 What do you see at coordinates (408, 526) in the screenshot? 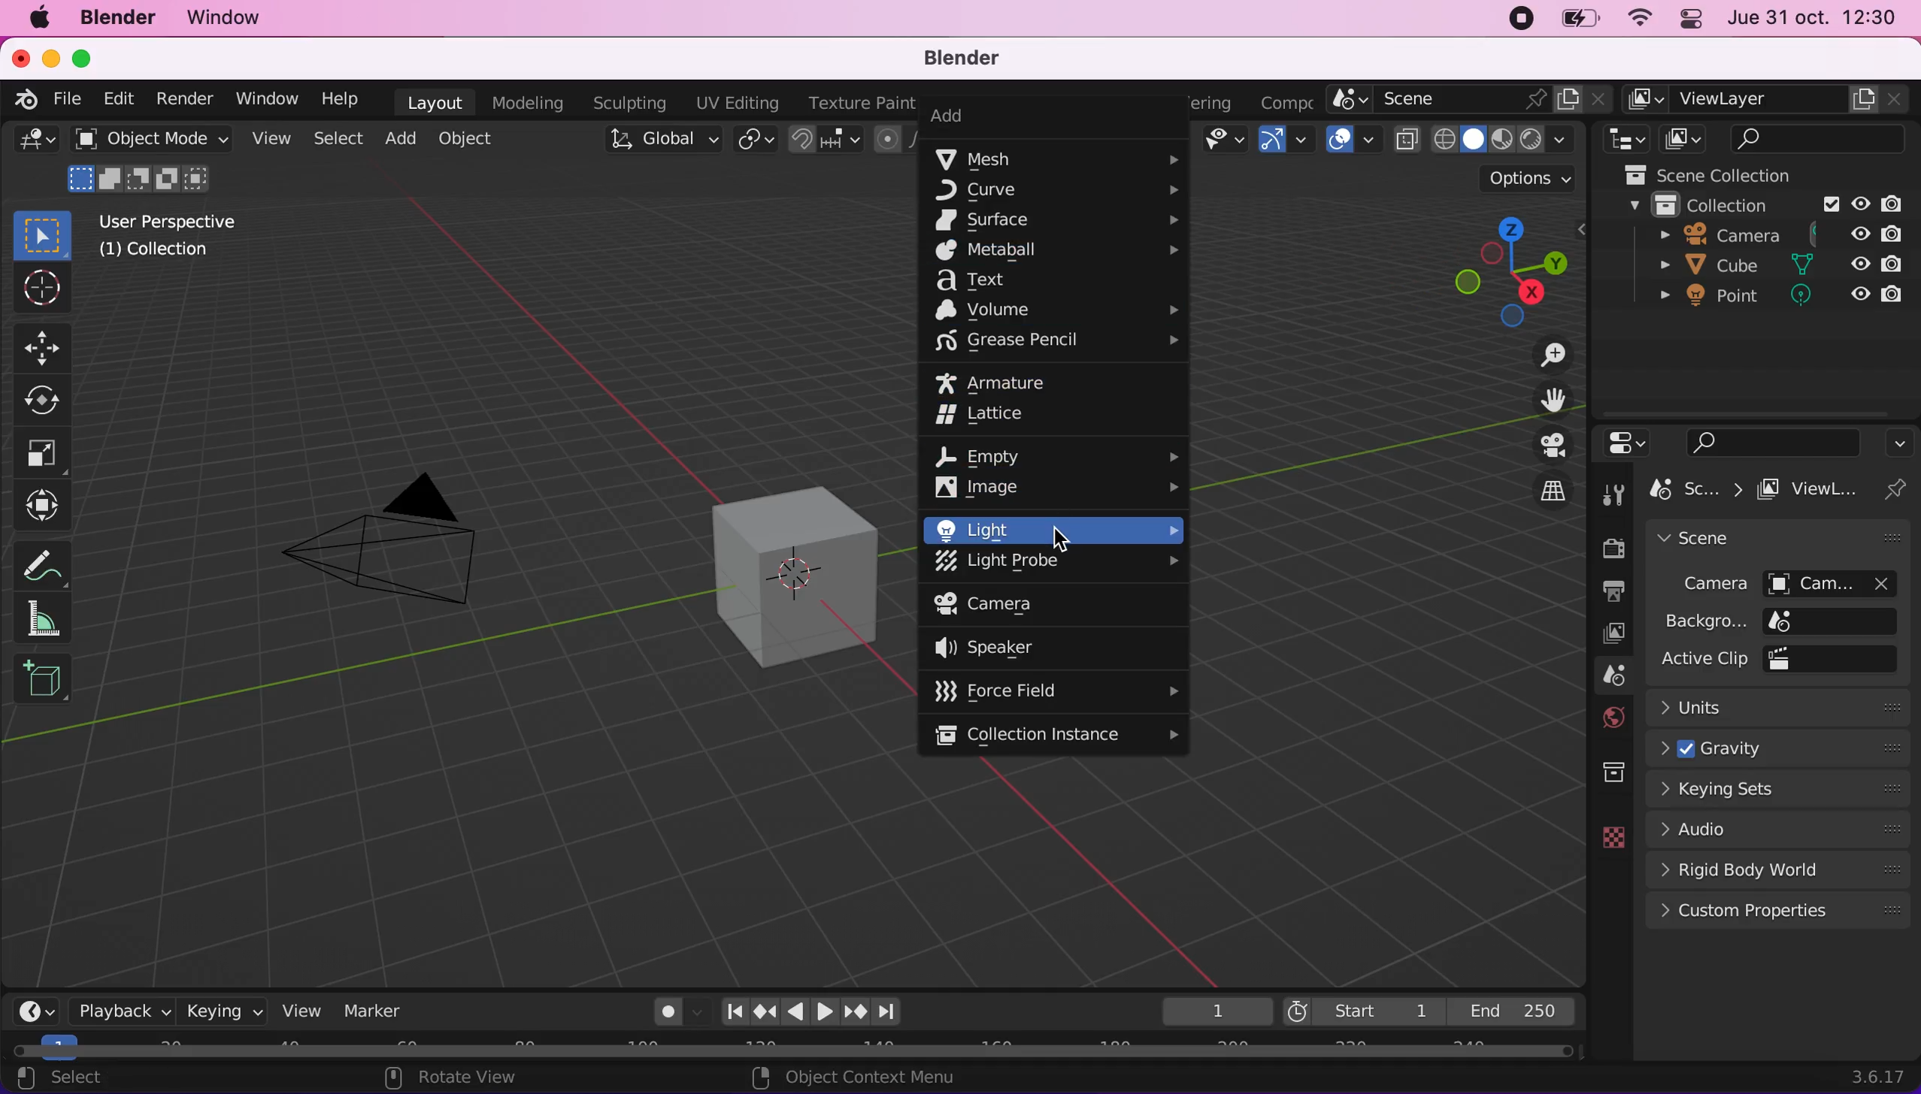
I see `camera` at bounding box center [408, 526].